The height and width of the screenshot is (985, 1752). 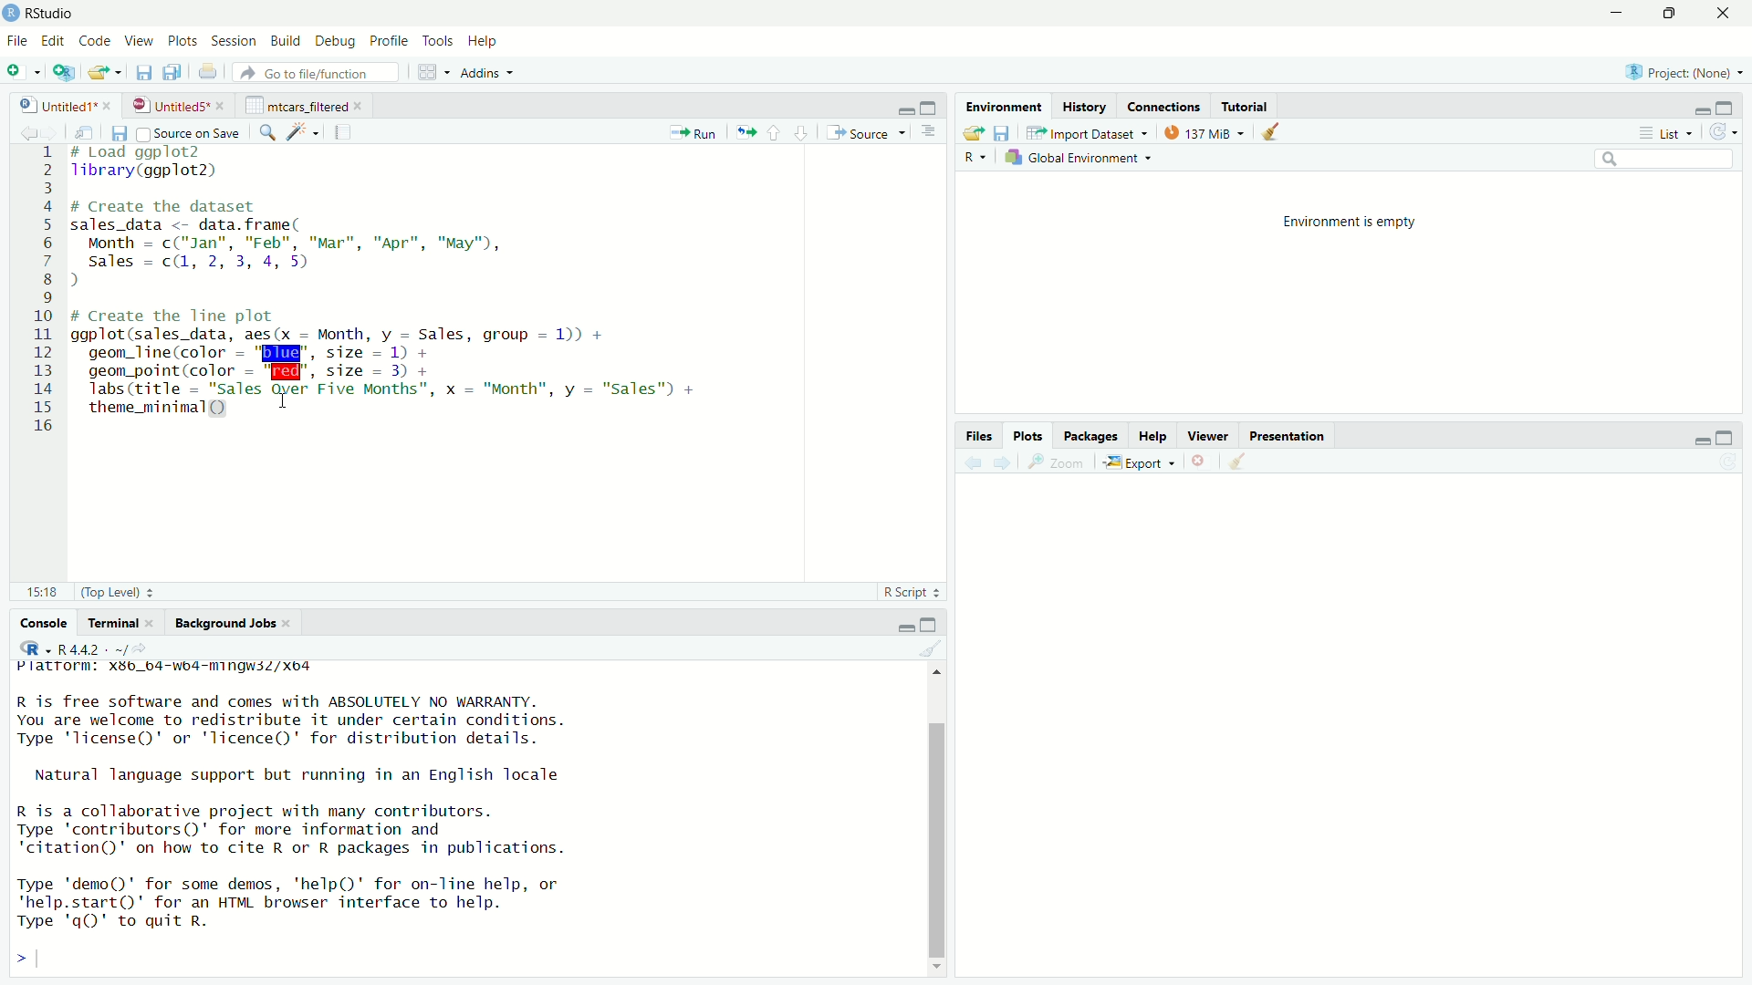 I want to click on # Load ggplot2 library(ggplot2)# Create the datasetsales_data <- data.frame(Month - c("Jan", "Feb", "Mar", "Apr", "May"),Sales = c(1, 2, 3, 4, 5))# Create the line plotggplot(sales_data, aes(x = Month, y = Sales, group = 1)) +geom_Tine(color = " ", size = 1) +geom_point (color = " ", size = 3) +labs (title = "sales ayer Five Months", x = "Month", y = "Sales") +theme_minimal(), so click(x=393, y=285).